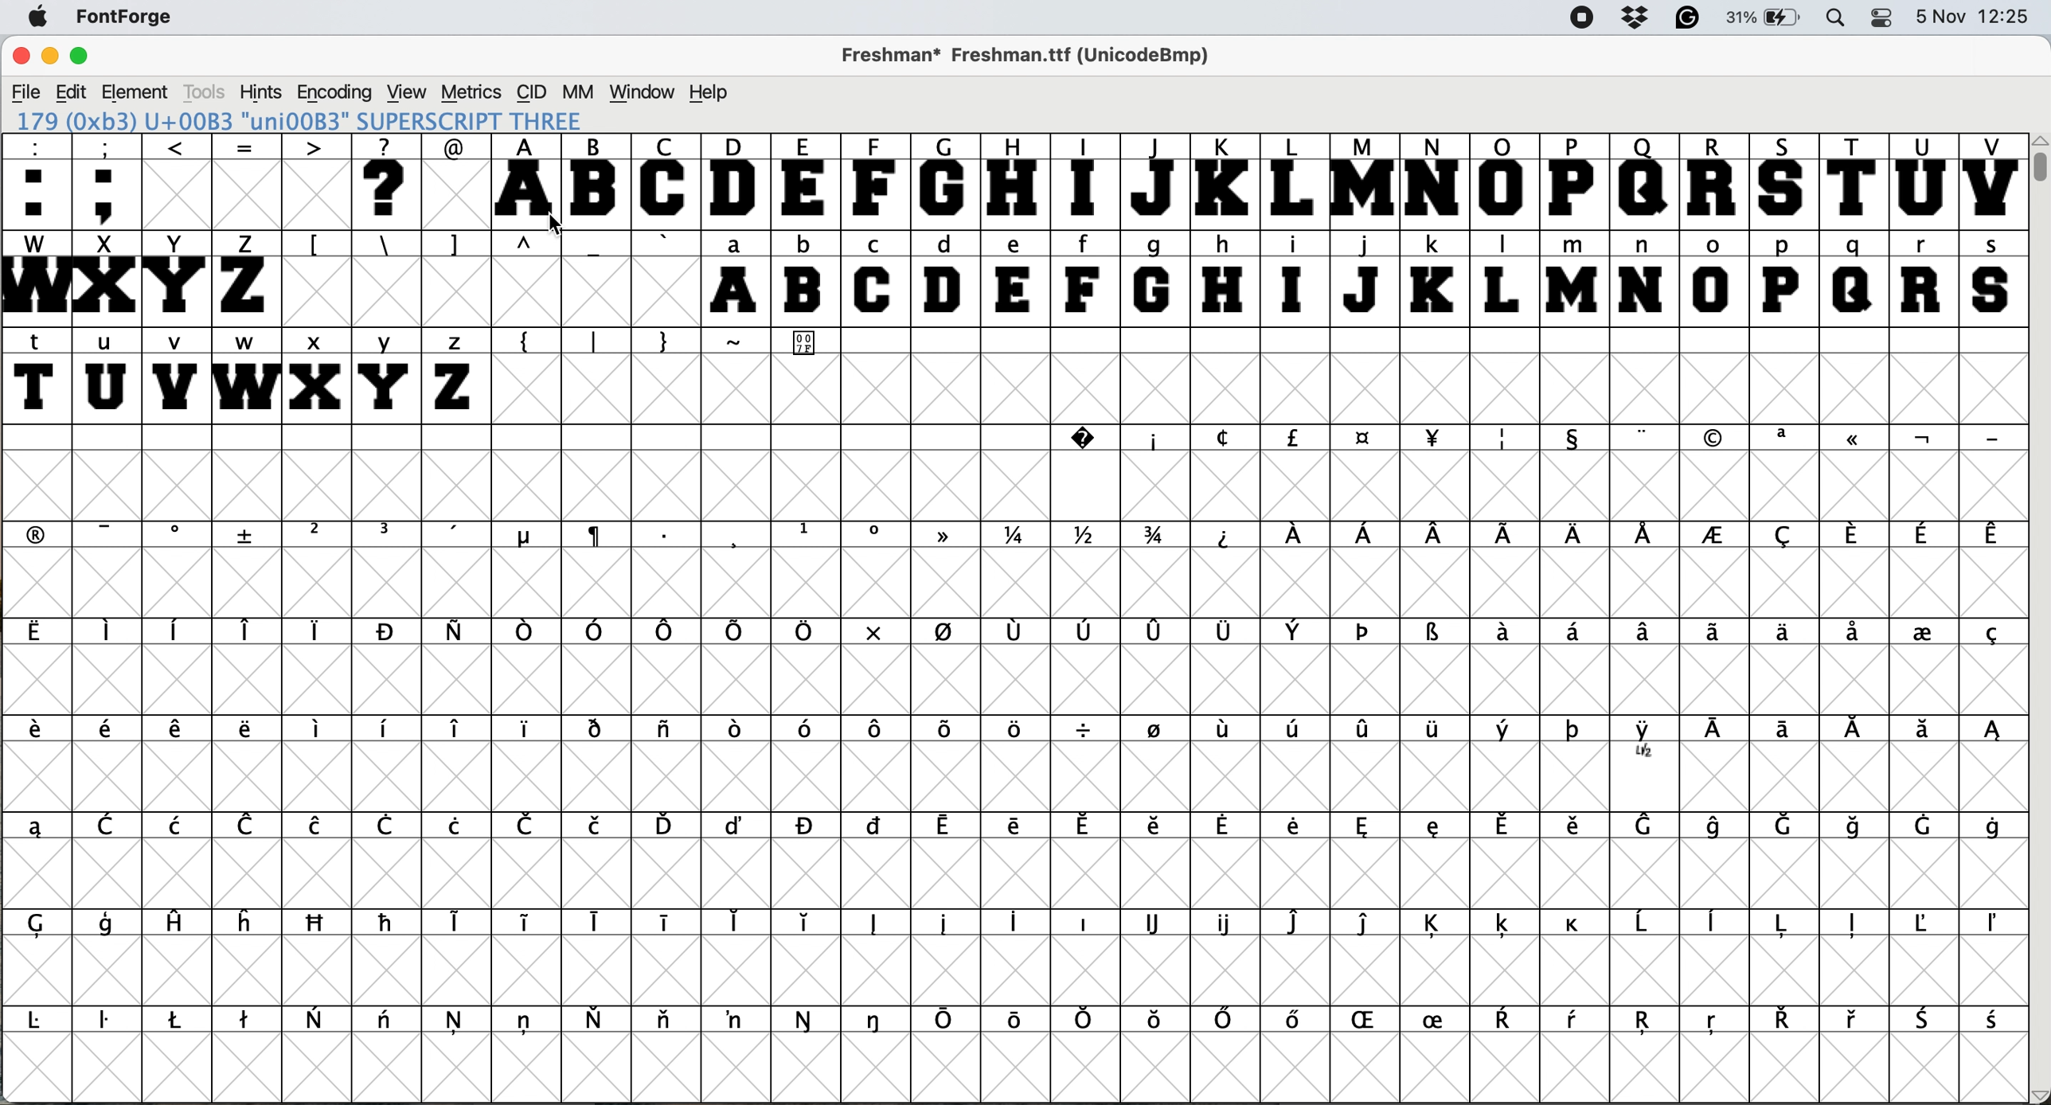 The height and width of the screenshot is (1105, 2051). What do you see at coordinates (388, 373) in the screenshot?
I see `y` at bounding box center [388, 373].